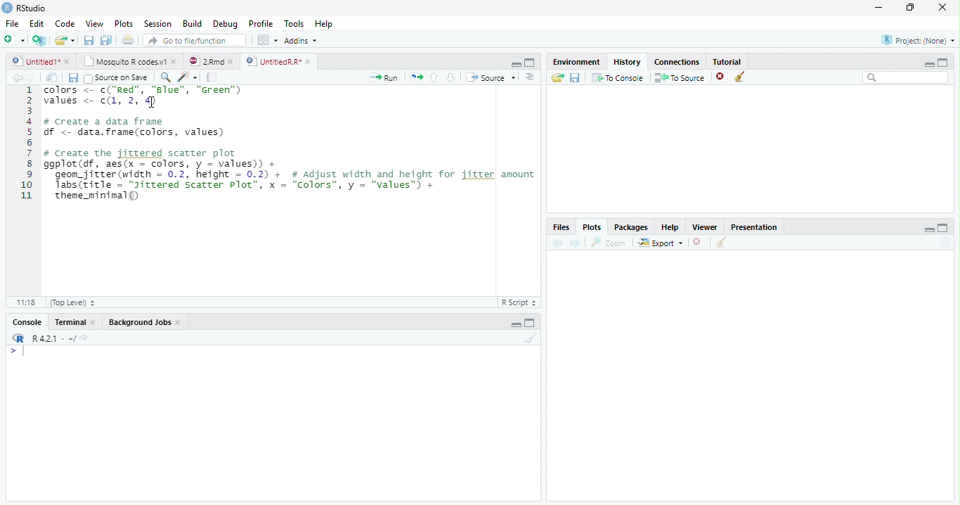 The height and width of the screenshot is (505, 960). Describe the element at coordinates (943, 228) in the screenshot. I see `Maximize` at that location.